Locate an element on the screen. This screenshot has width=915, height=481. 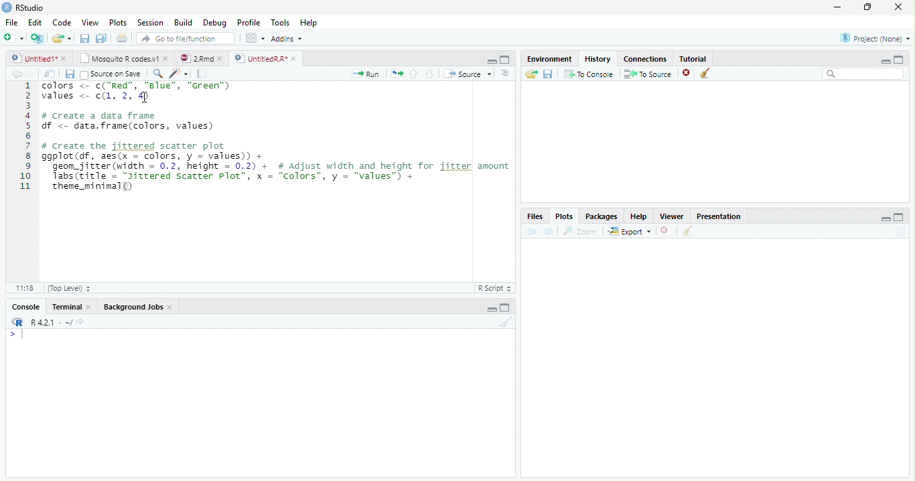
Zoom is located at coordinates (580, 231).